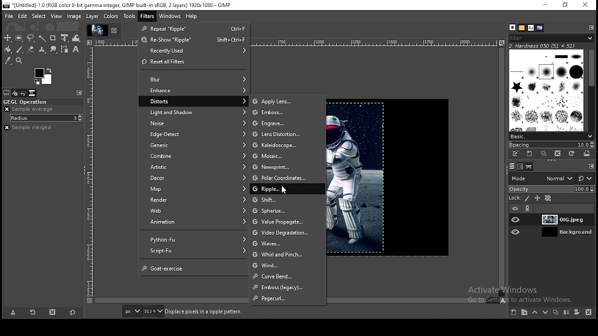  Describe the element at coordinates (516, 155) in the screenshot. I see `edit this brush` at that location.